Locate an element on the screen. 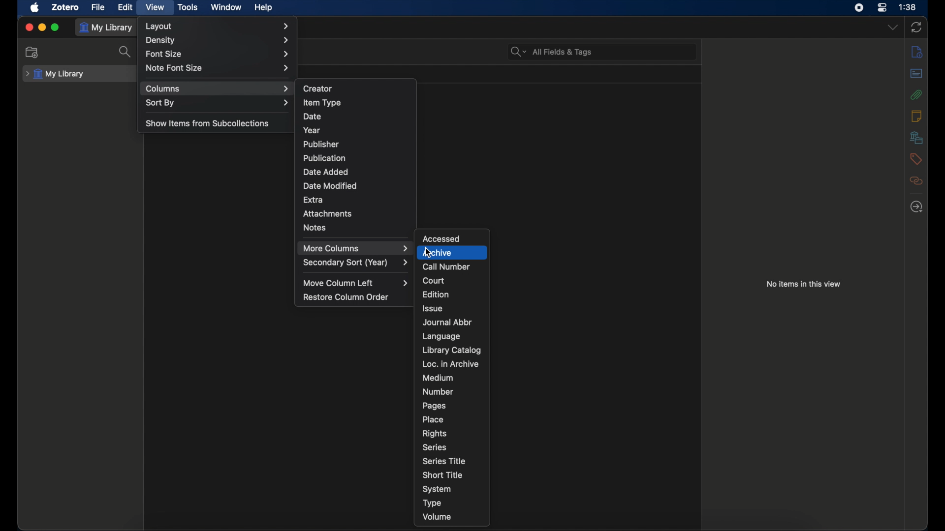  medium is located at coordinates (437, 378).